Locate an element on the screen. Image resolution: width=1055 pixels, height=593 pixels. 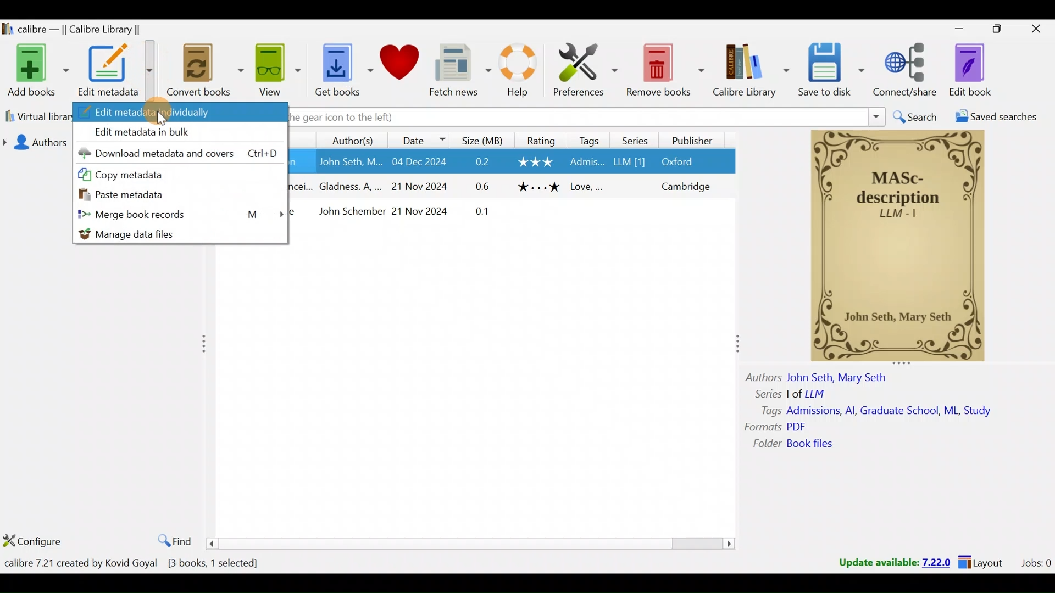
Calibre library is located at coordinates (88, 31).